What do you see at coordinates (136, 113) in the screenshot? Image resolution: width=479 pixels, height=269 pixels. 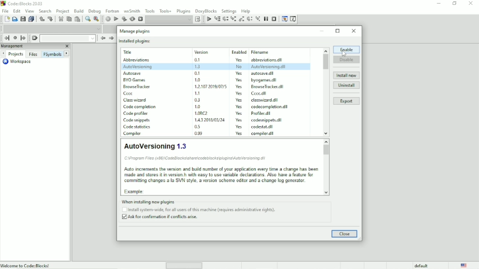 I see `plugin` at bounding box center [136, 113].